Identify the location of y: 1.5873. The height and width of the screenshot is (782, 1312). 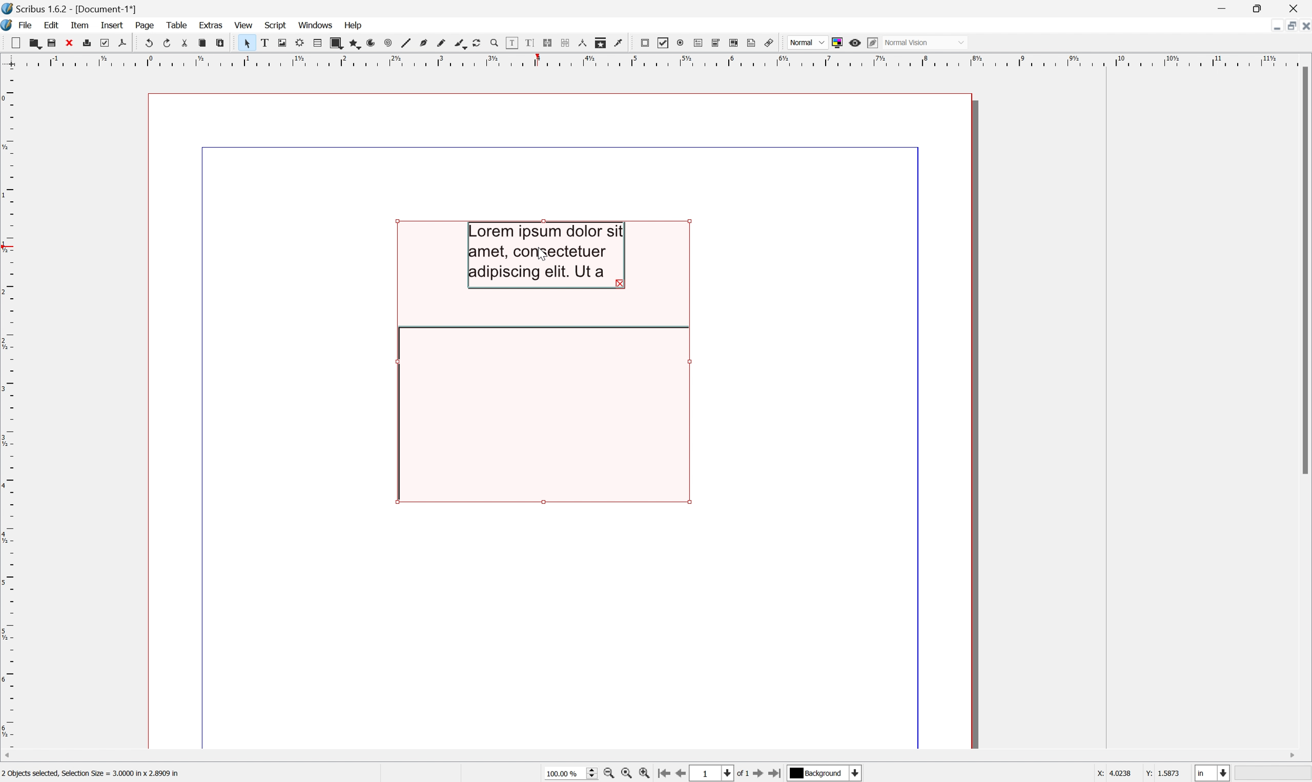
(1162, 775).